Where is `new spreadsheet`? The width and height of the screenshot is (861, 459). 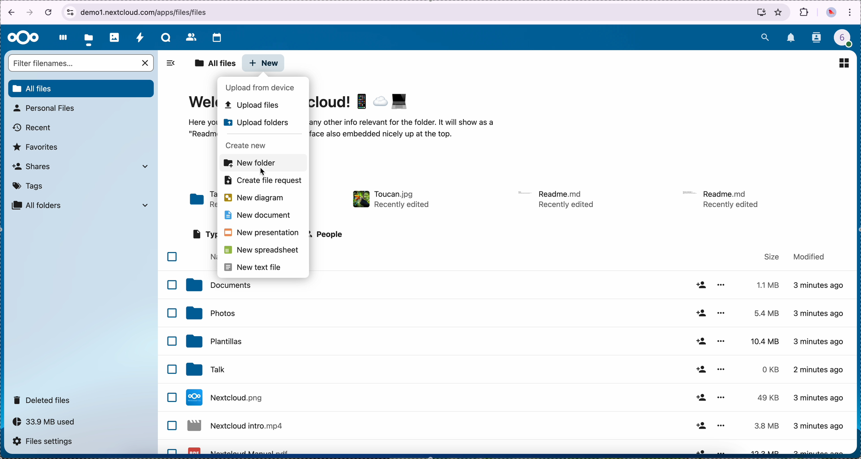 new spreadsheet is located at coordinates (263, 252).